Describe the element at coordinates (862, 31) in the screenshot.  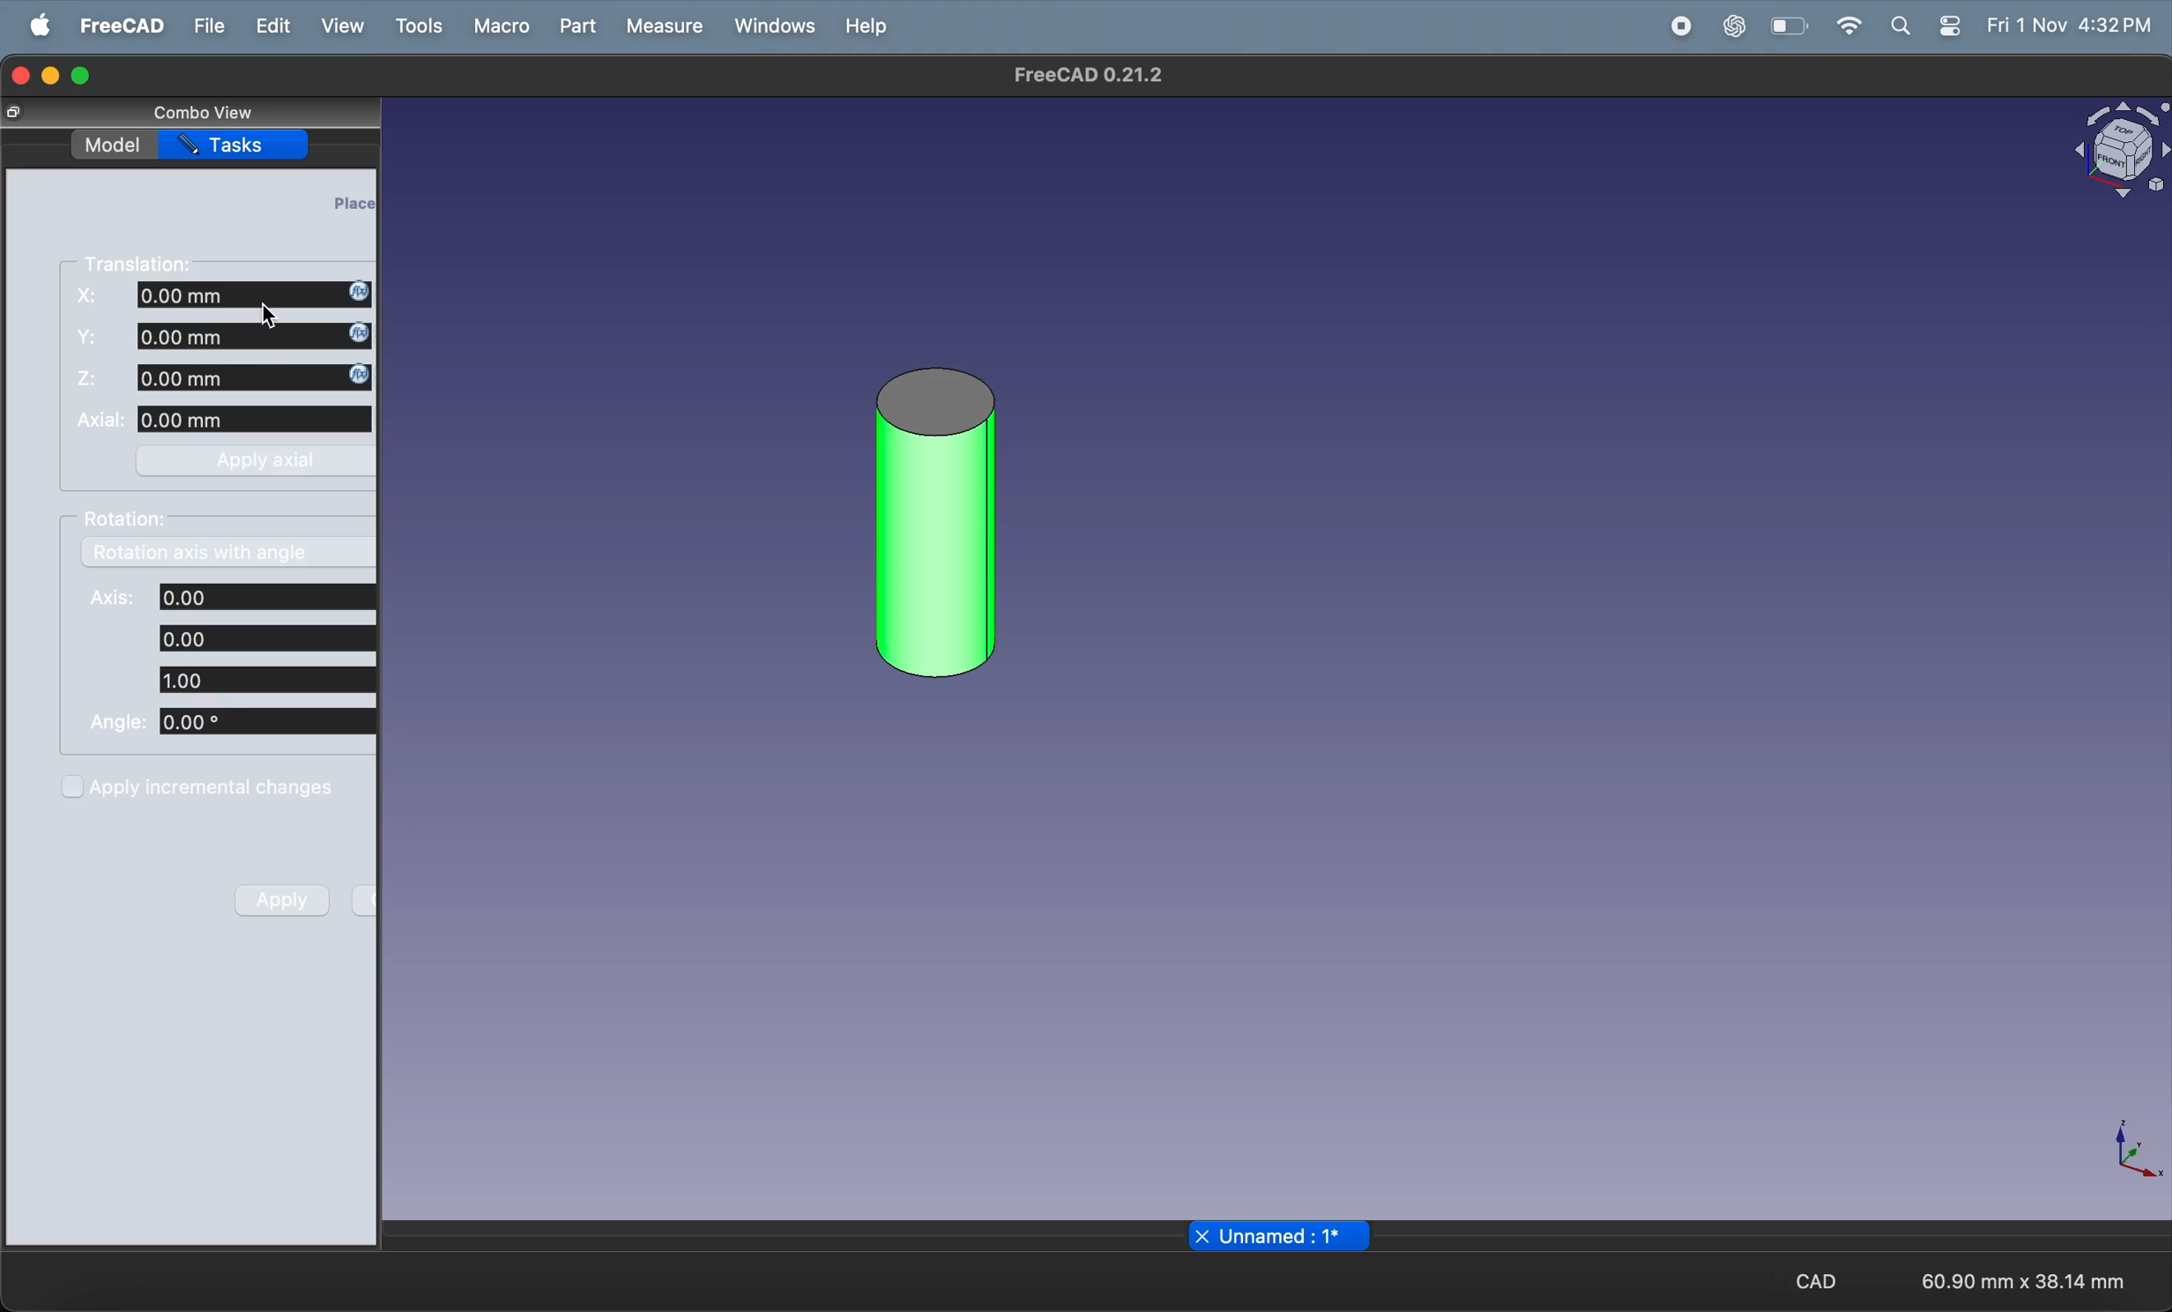
I see `help` at that location.